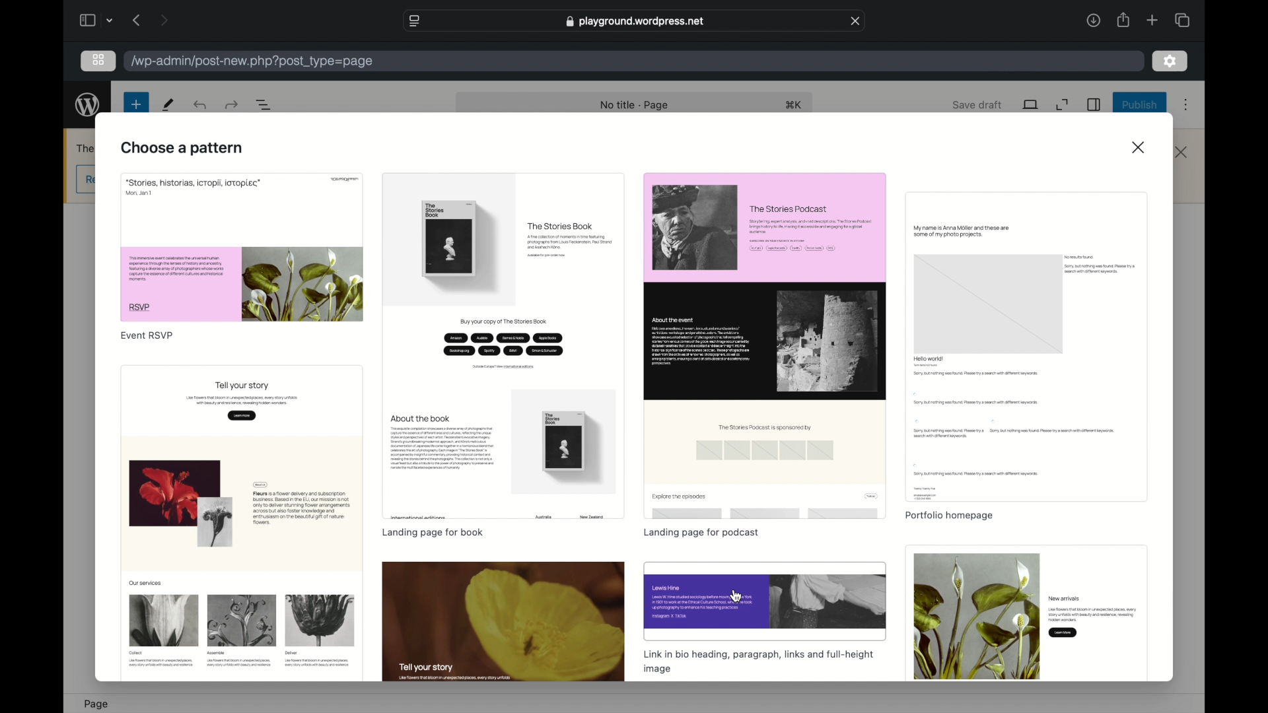 The image size is (1268, 713). I want to click on obscure text, so click(86, 147).